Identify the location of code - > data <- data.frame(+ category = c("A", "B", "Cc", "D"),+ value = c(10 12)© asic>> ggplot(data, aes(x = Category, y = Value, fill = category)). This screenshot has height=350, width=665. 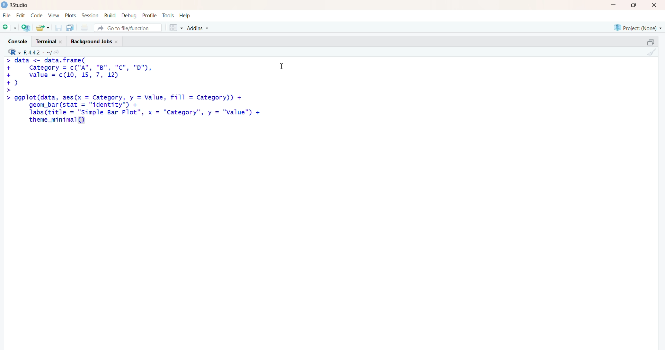
(134, 91).